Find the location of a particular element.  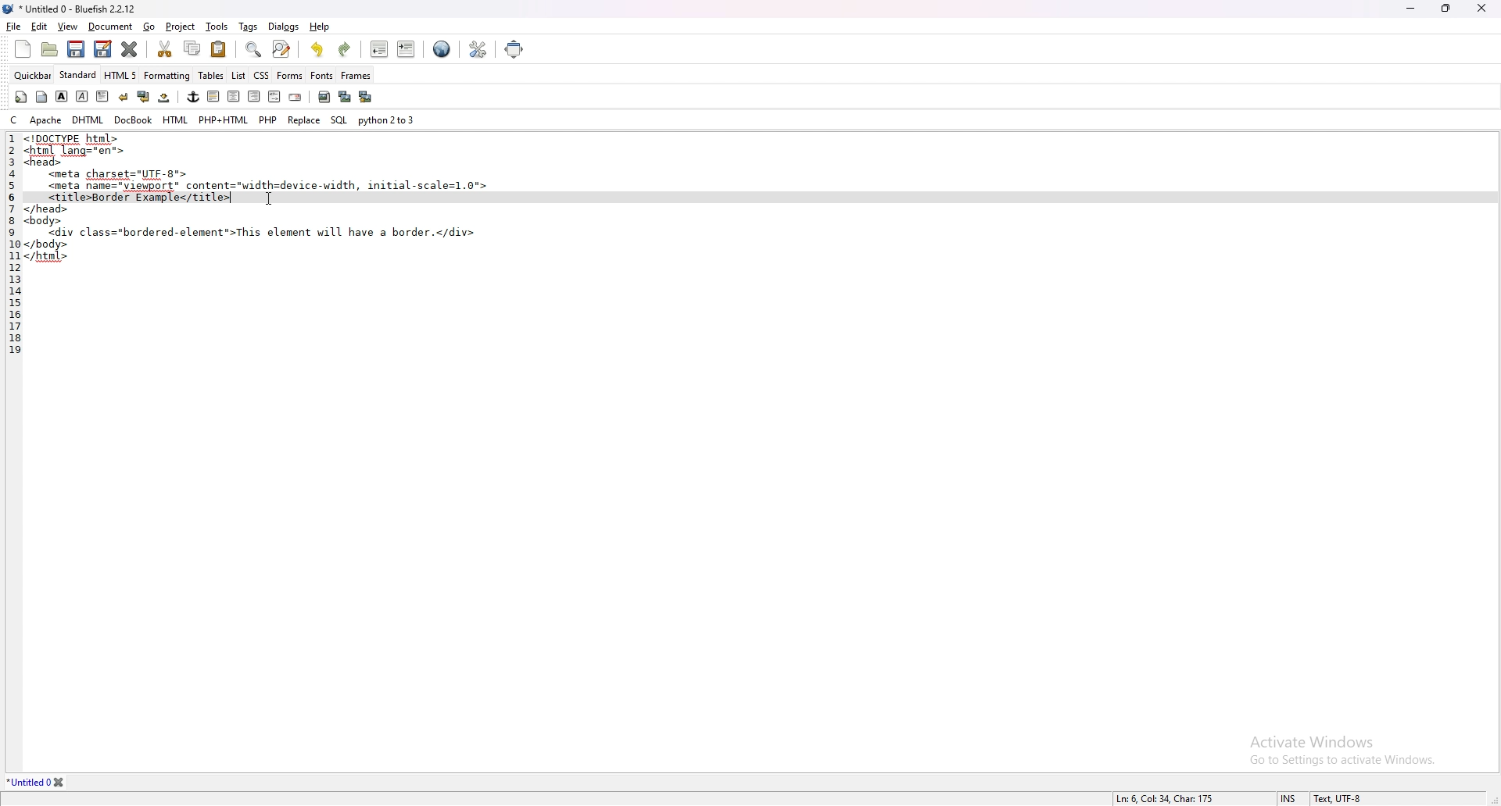

redo is located at coordinates (343, 50).